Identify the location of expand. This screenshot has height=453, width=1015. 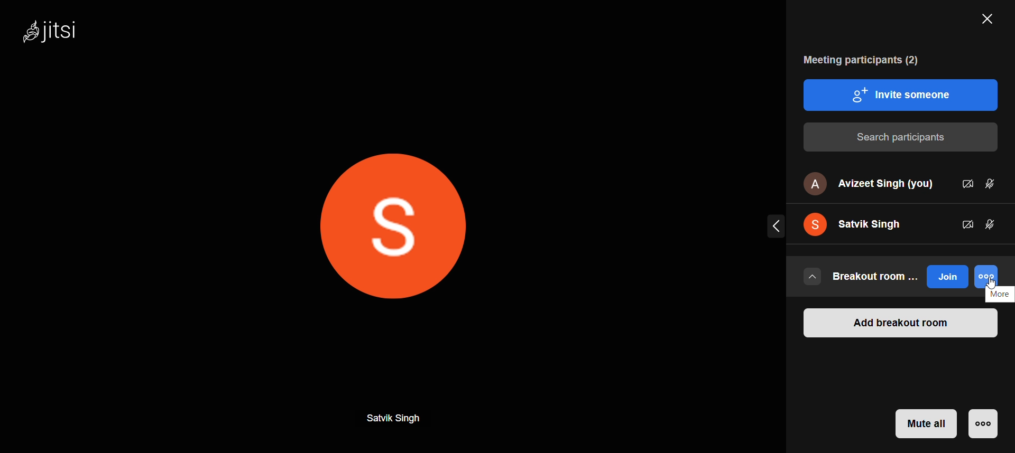
(773, 225).